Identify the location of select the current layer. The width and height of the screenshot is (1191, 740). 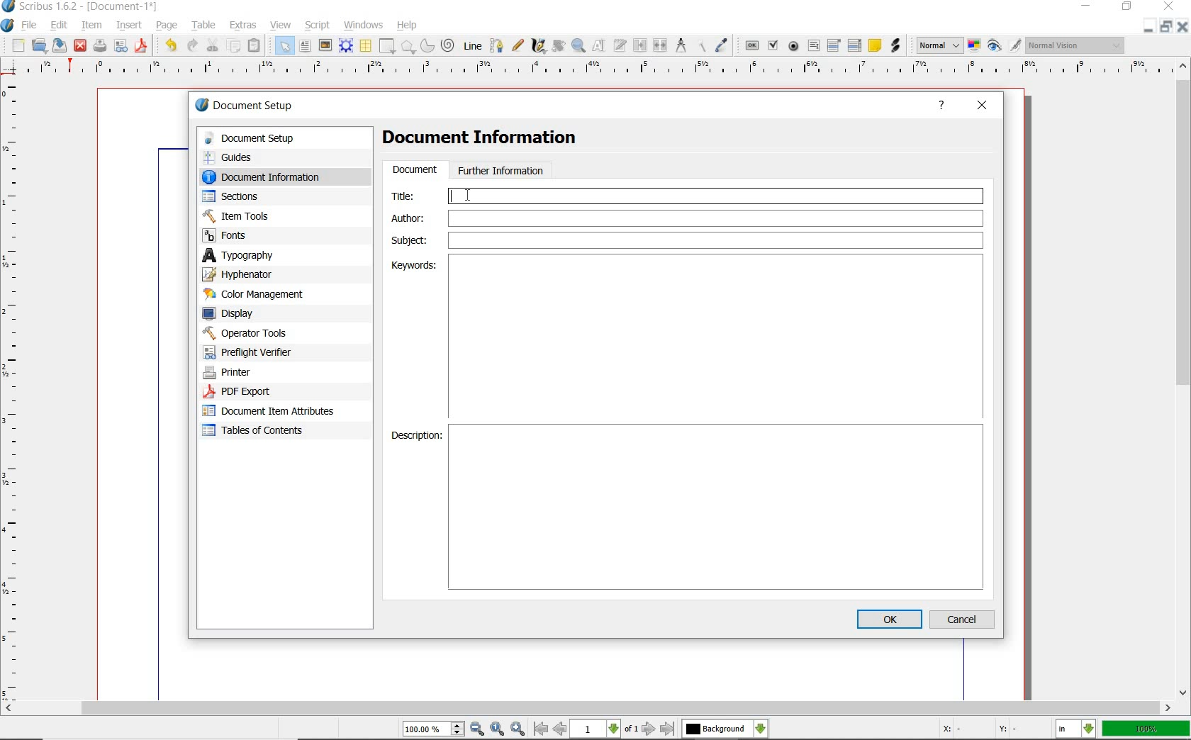
(725, 729).